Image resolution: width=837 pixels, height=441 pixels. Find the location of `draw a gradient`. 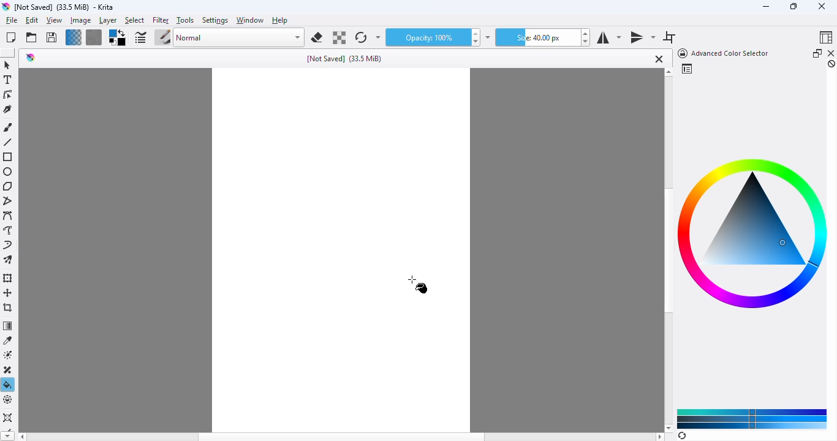

draw a gradient is located at coordinates (8, 325).